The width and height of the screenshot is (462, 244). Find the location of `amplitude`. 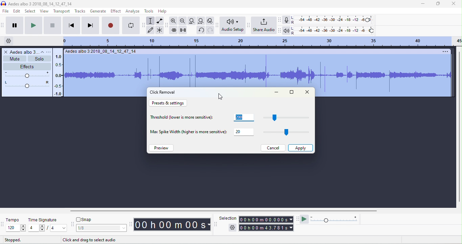

amplitude is located at coordinates (59, 75).